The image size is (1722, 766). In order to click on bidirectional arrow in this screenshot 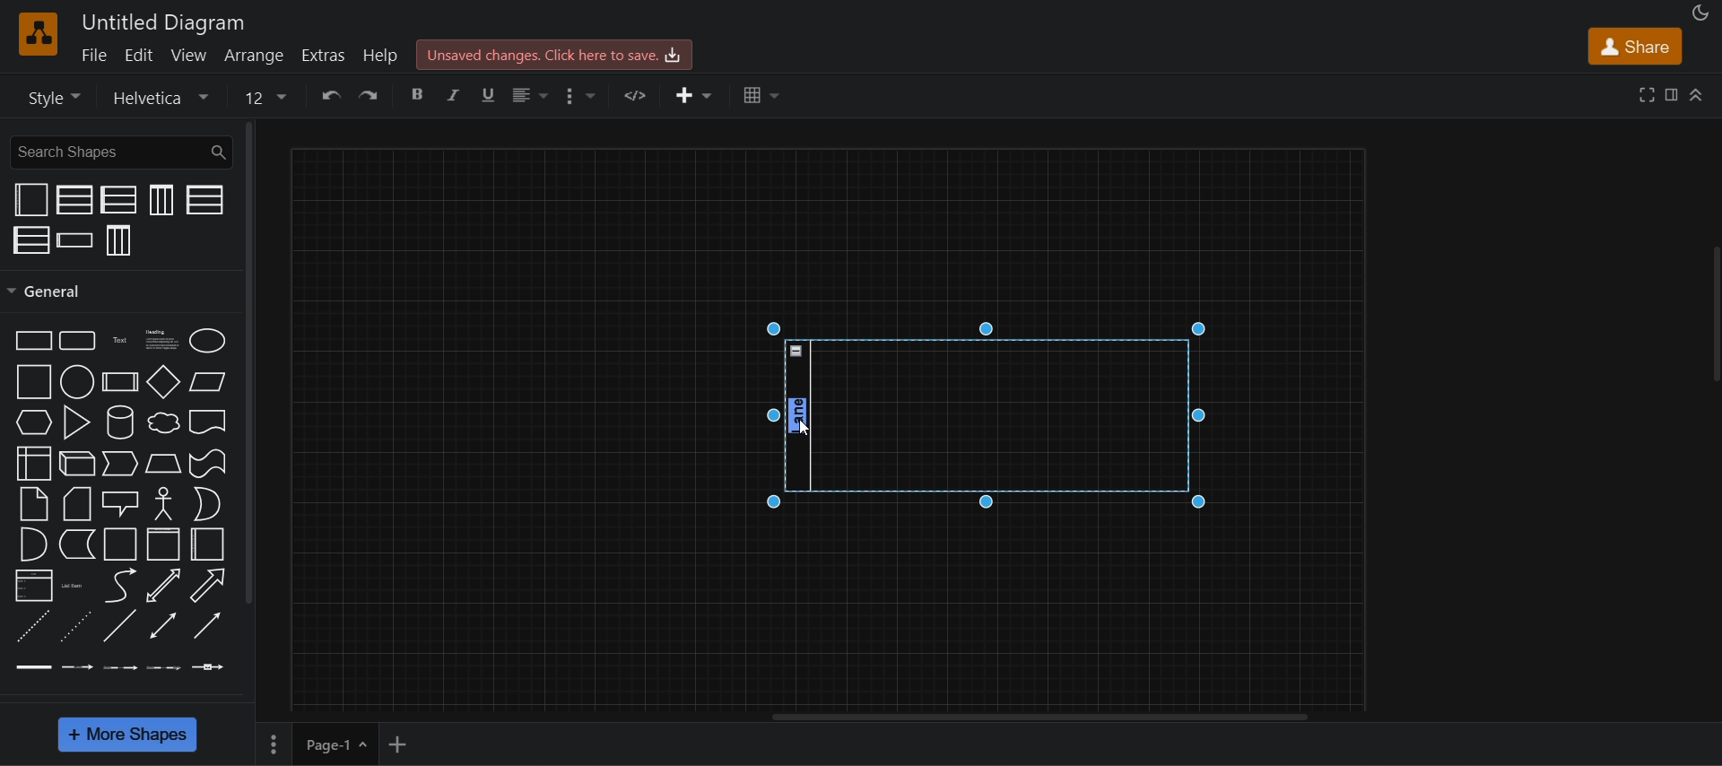, I will do `click(161, 586)`.